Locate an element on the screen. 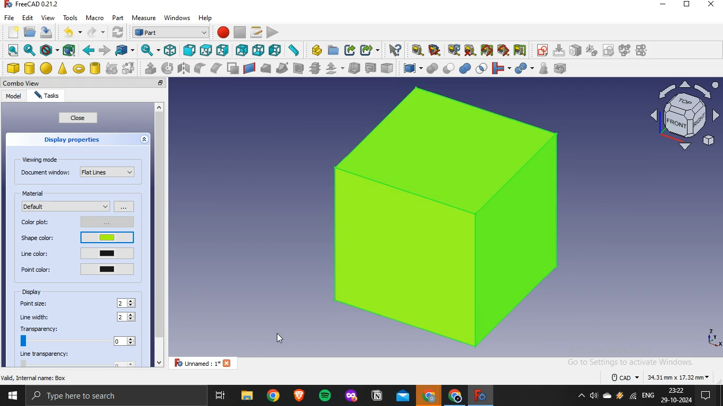  create projection on surface is located at coordinates (370, 68).